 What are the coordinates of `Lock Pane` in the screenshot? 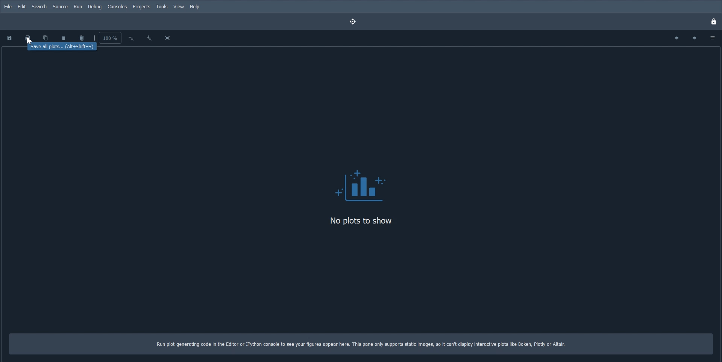 It's located at (715, 22).